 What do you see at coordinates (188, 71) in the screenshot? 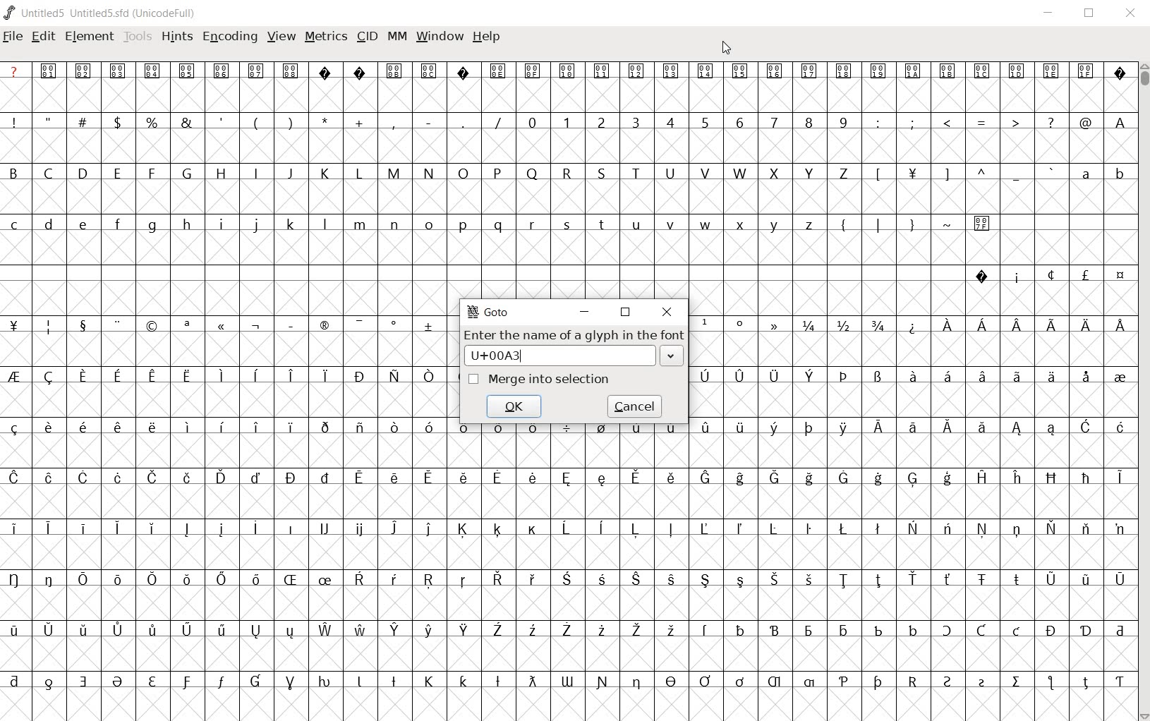
I see `Symbol` at bounding box center [188, 71].